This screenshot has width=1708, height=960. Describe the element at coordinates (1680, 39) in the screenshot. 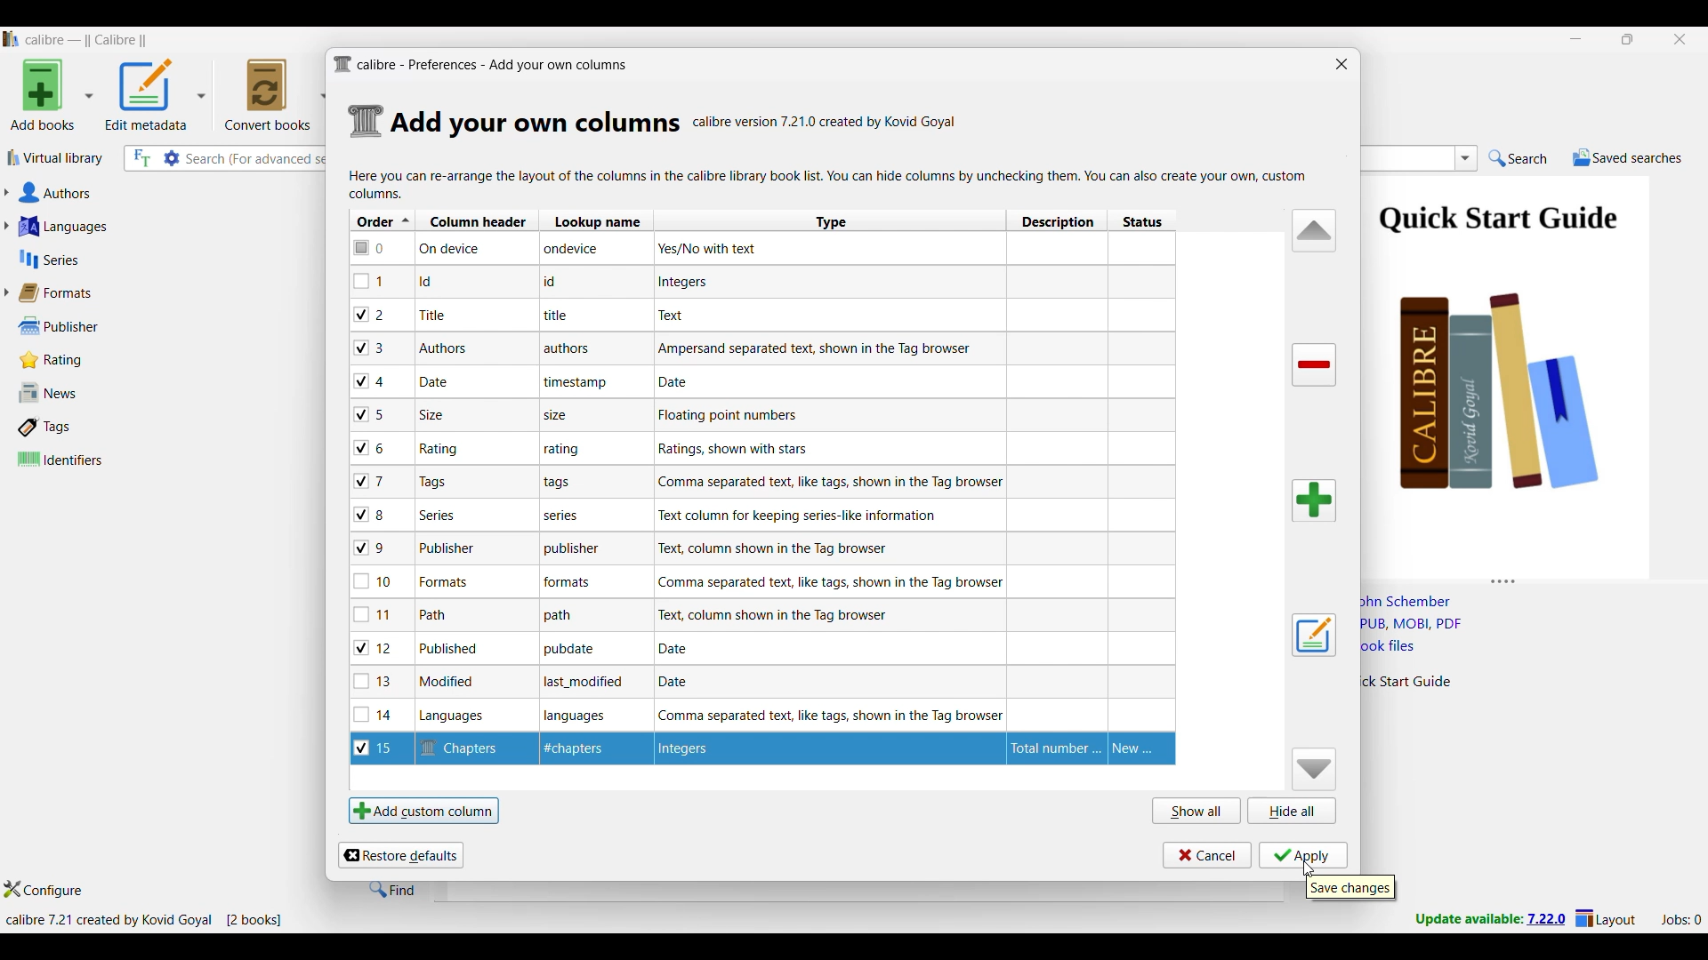

I see `Close interface` at that location.